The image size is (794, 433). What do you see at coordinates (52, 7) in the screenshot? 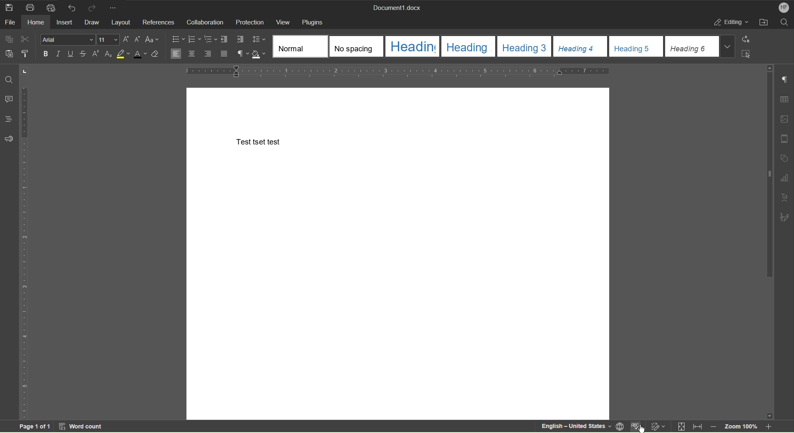
I see `Quick Print` at bounding box center [52, 7].